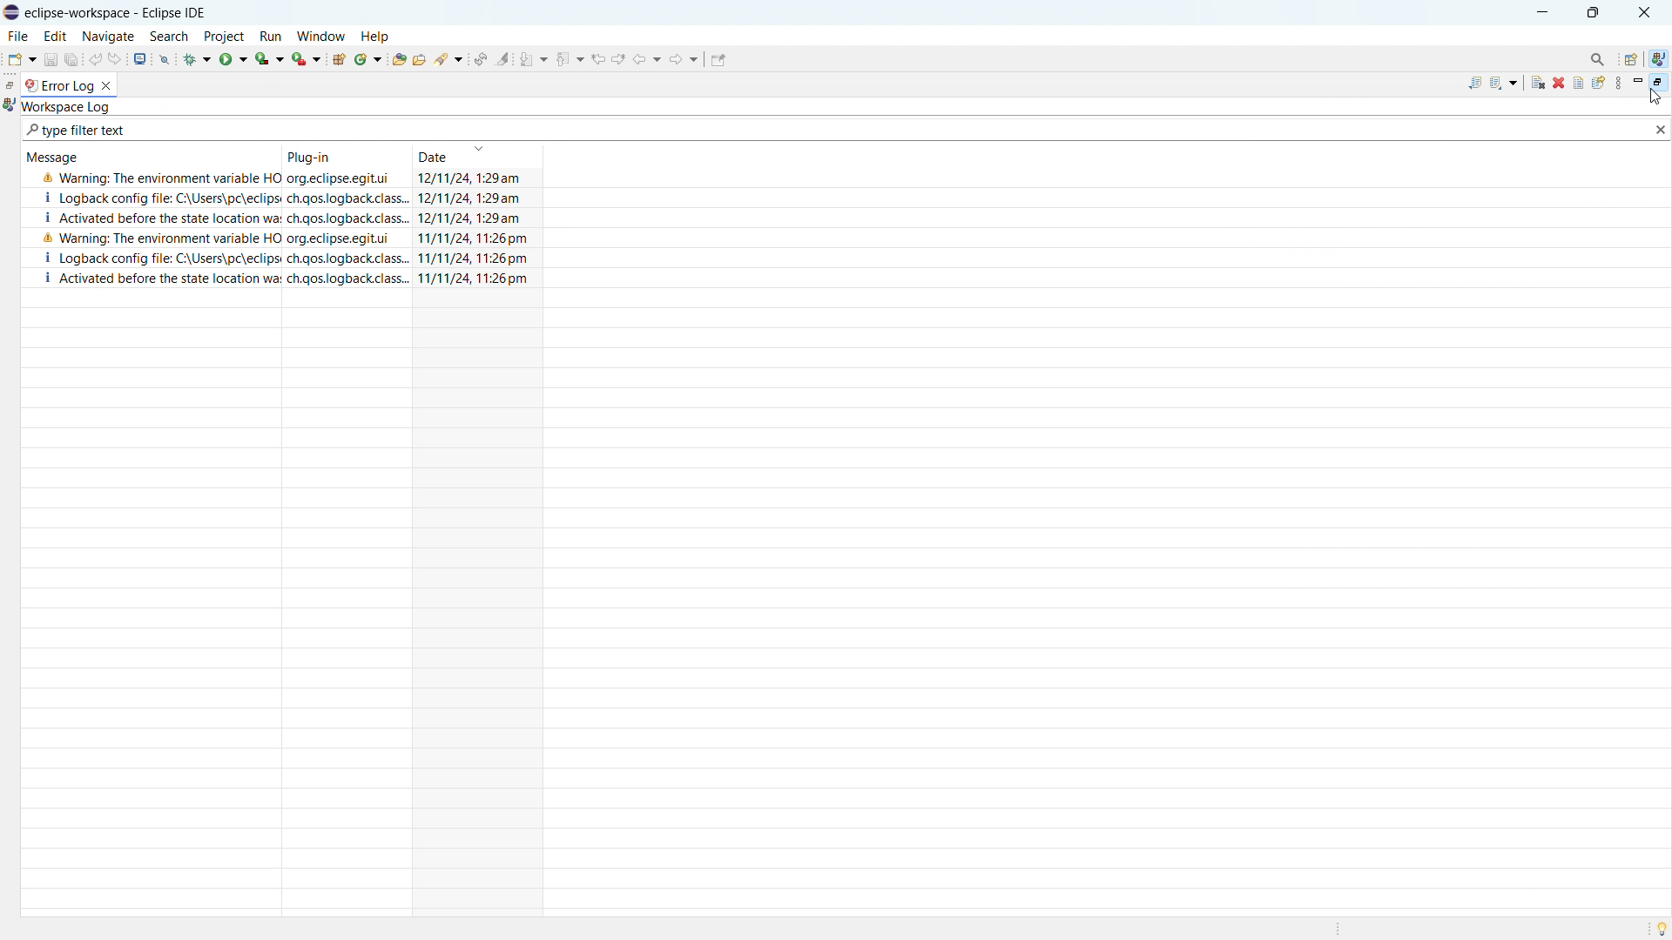  Describe the element at coordinates (475, 178) in the screenshot. I see `12/11/24, 1:29 am` at that location.